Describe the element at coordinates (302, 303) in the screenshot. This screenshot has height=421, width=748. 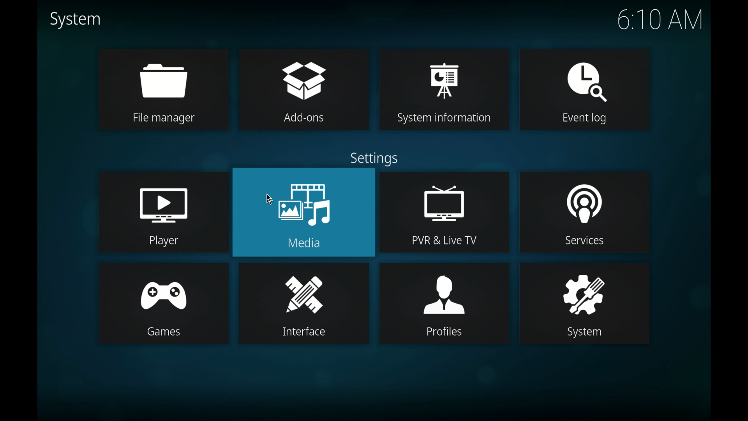
I see `interface` at that location.